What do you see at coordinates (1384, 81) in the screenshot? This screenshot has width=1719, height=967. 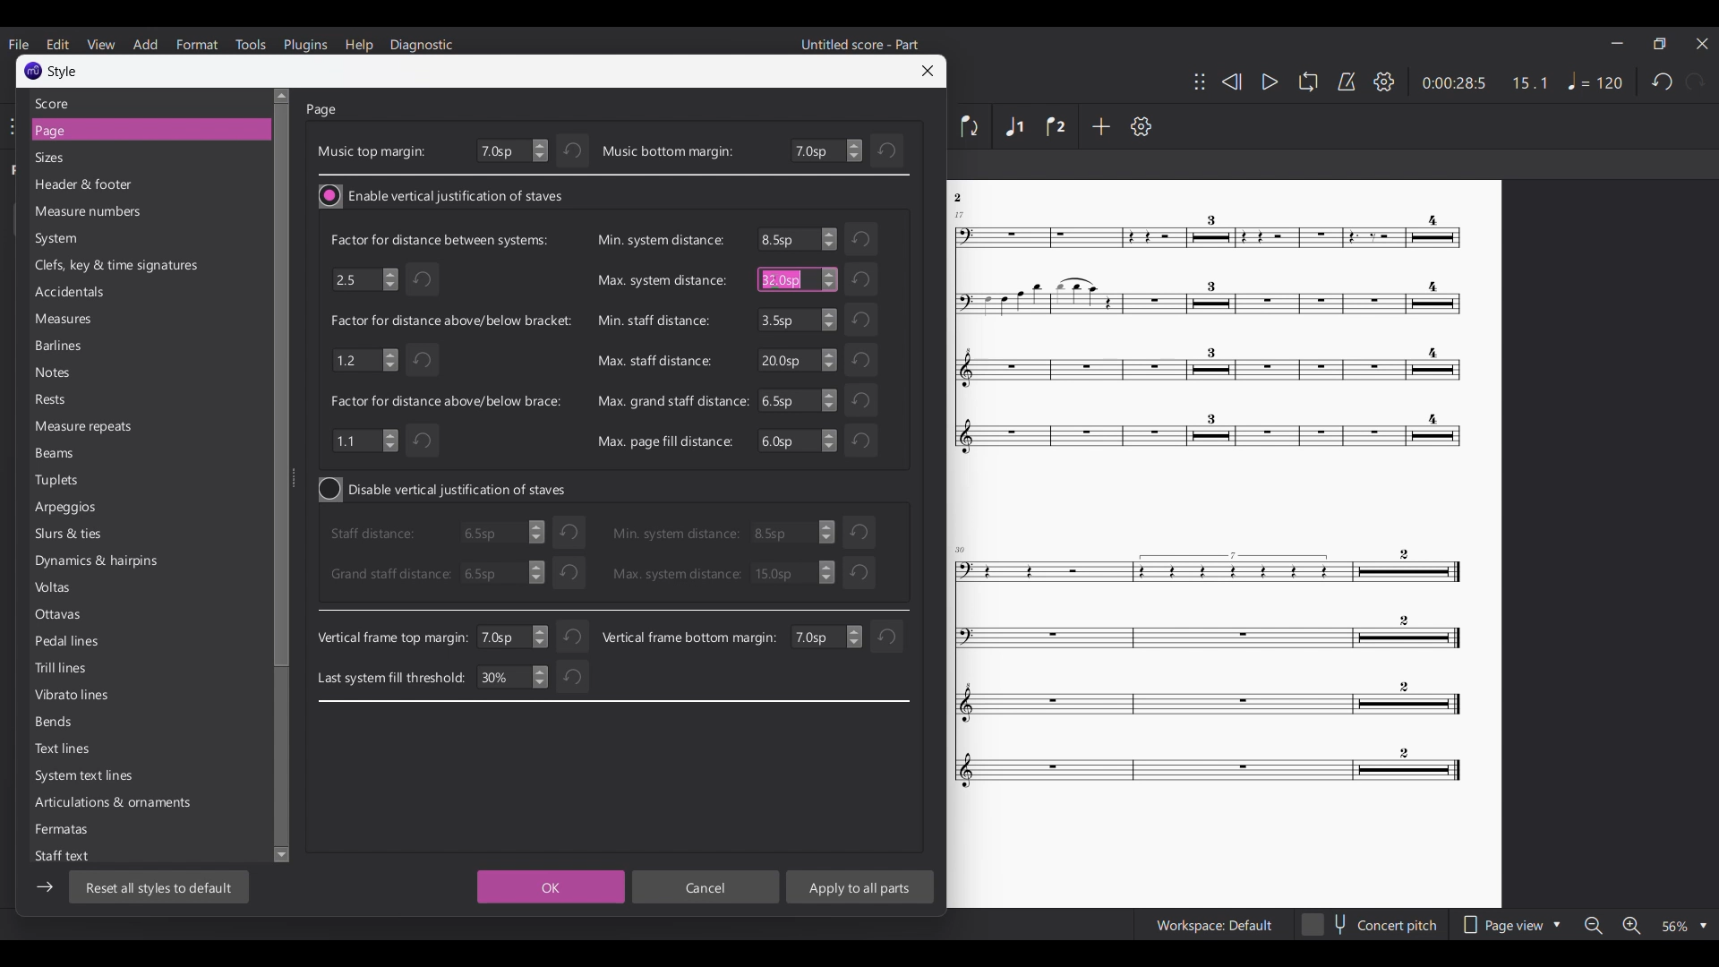 I see `Settings` at bounding box center [1384, 81].